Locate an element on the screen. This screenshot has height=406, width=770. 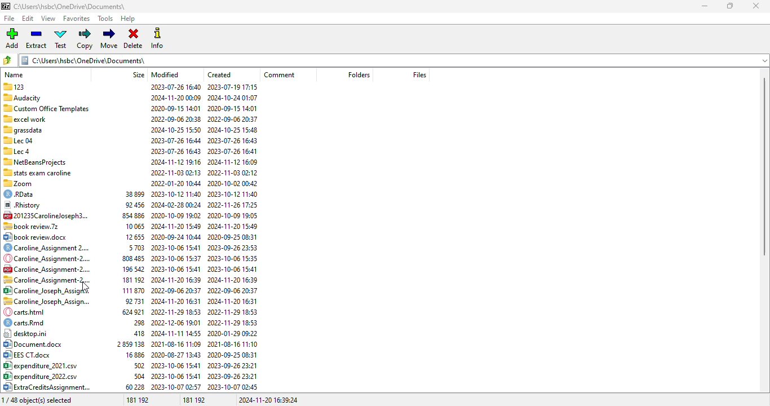
181 192 is located at coordinates (194, 400).